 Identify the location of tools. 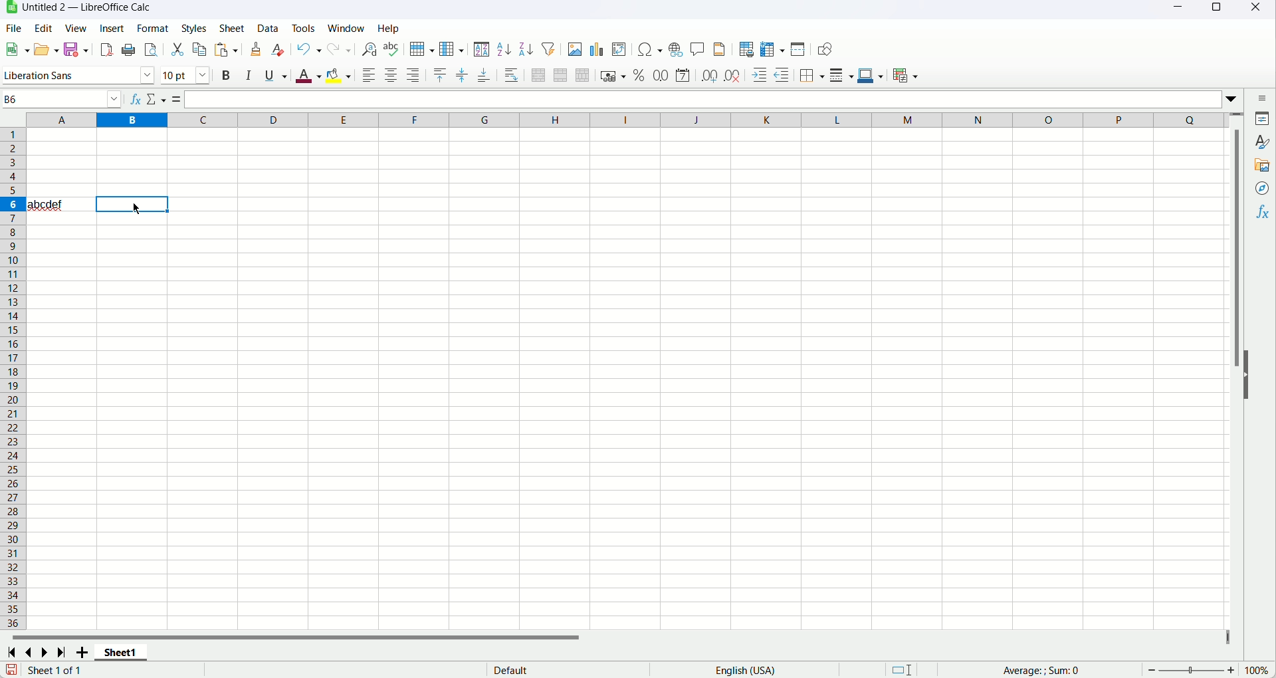
(304, 28).